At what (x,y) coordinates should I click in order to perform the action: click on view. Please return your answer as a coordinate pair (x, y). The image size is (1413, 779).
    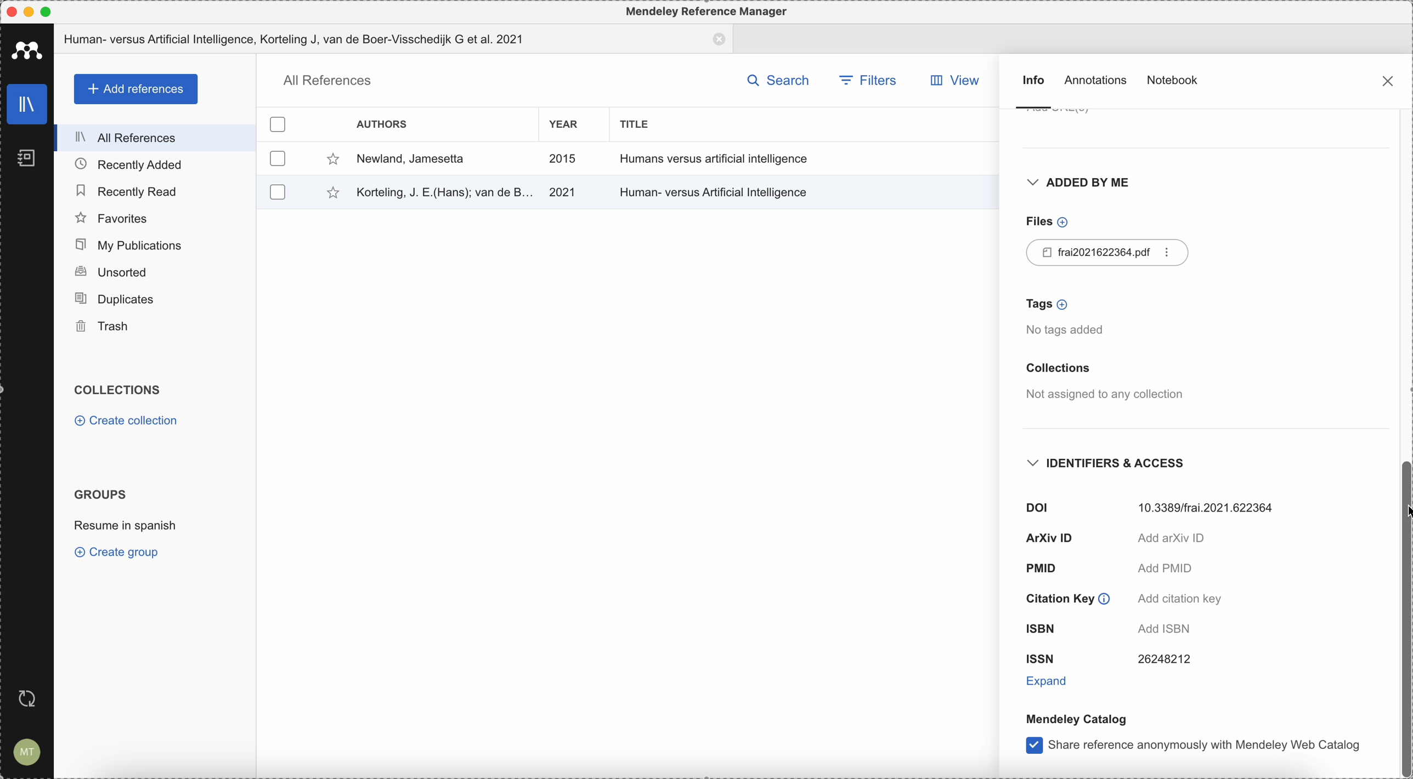
    Looking at the image, I should click on (960, 81).